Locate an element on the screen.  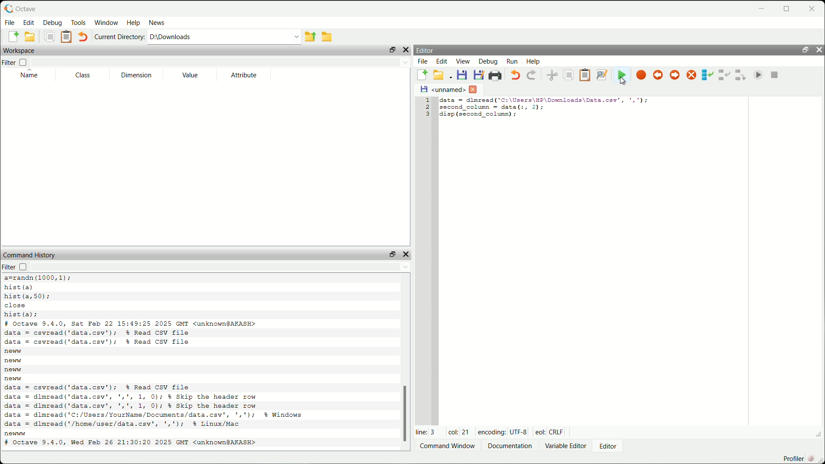
code to display second column is located at coordinates (547, 109).